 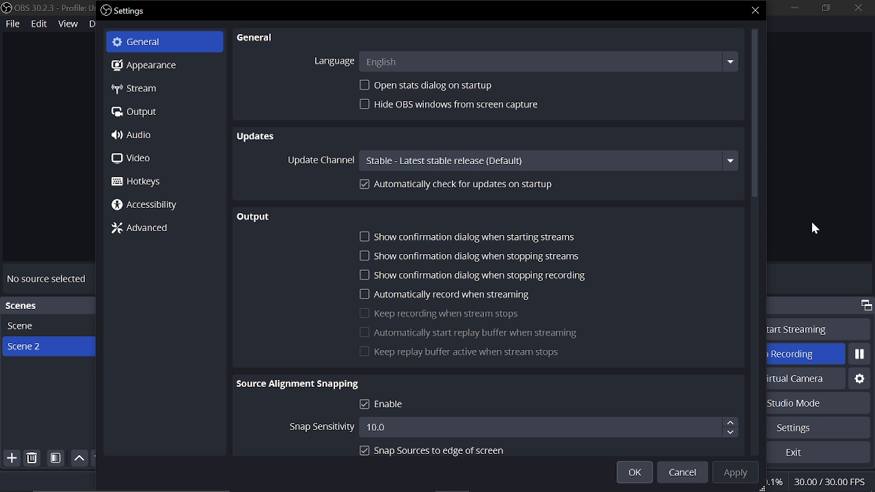 I want to click on general, so click(x=256, y=38).